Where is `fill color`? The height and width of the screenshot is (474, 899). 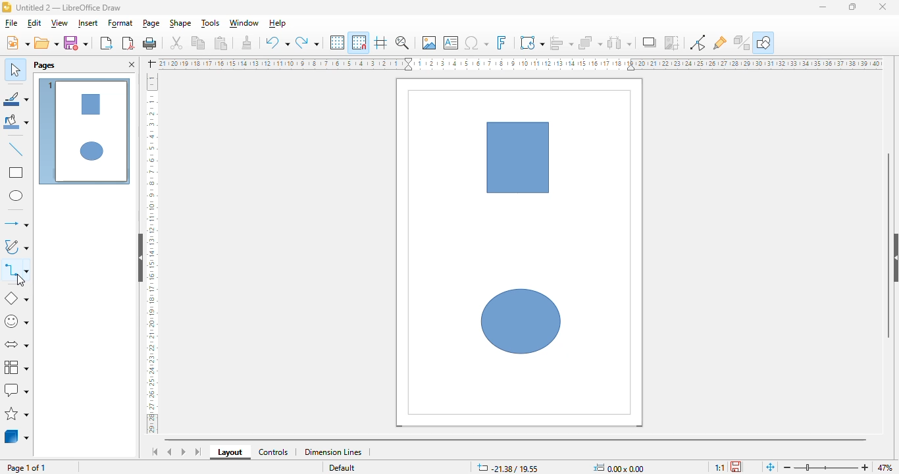
fill color is located at coordinates (16, 123).